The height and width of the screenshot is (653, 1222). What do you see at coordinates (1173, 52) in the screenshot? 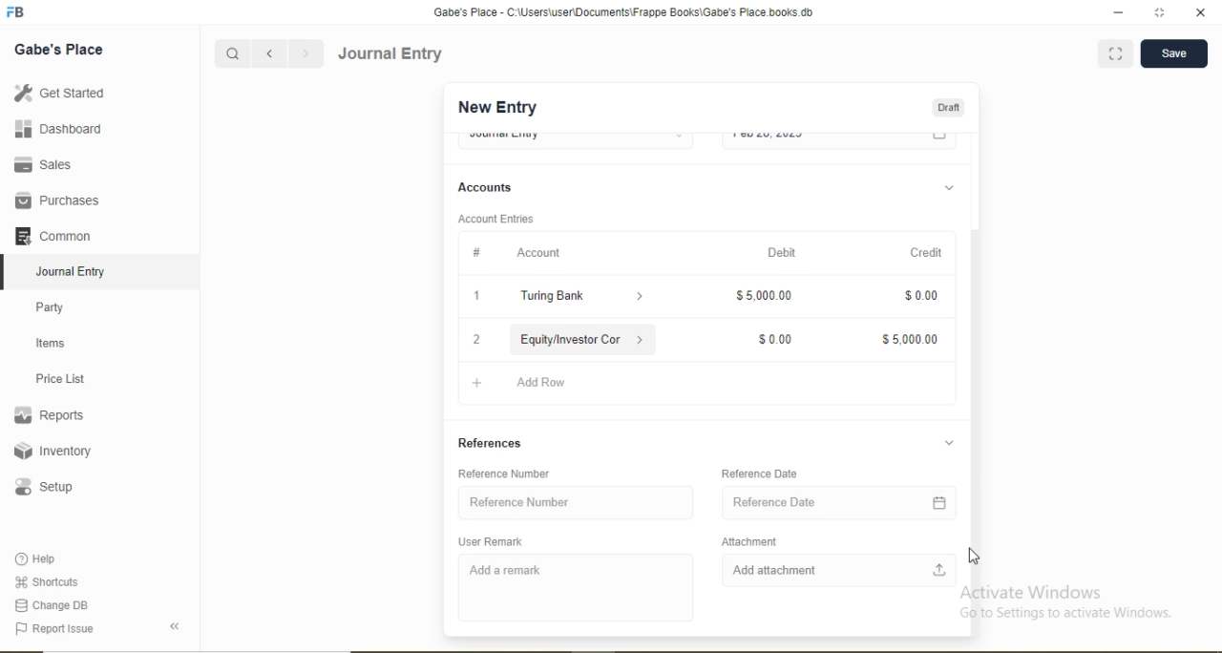
I see `Save` at bounding box center [1173, 52].